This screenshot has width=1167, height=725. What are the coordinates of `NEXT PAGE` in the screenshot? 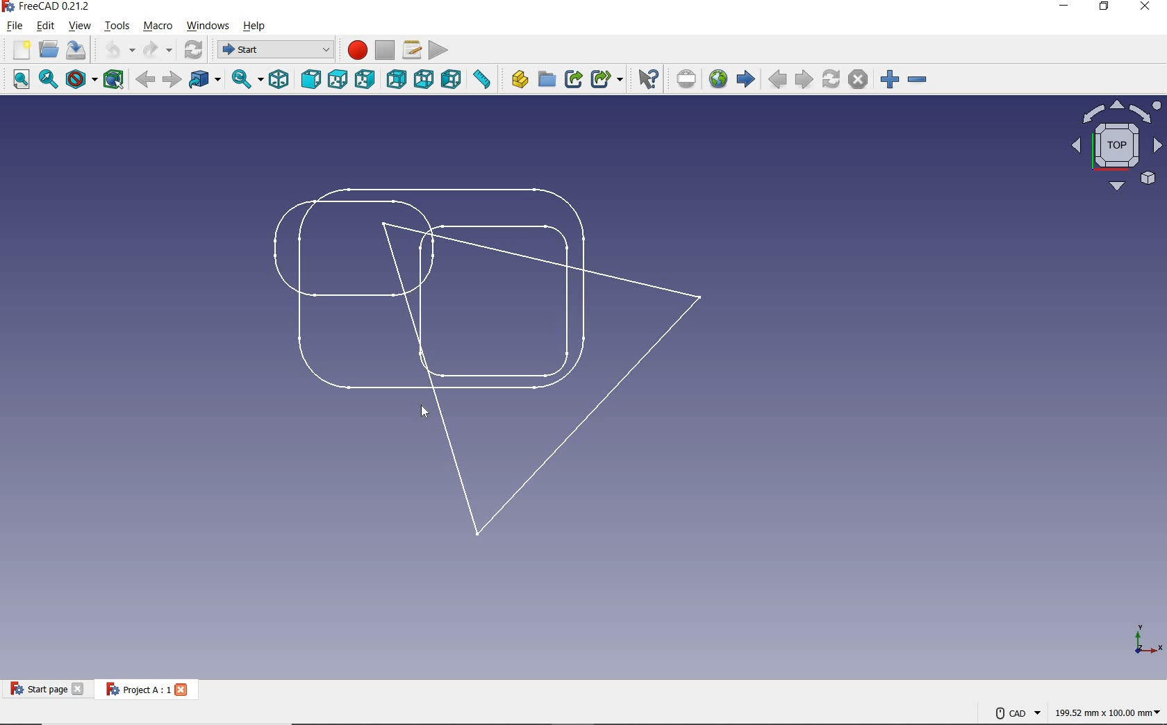 It's located at (804, 78).